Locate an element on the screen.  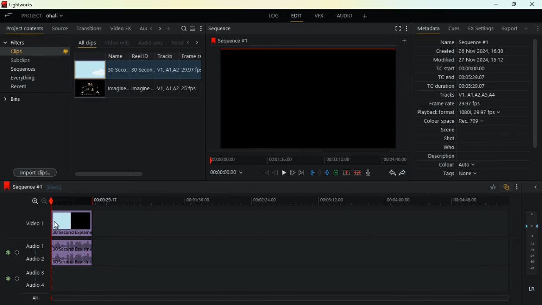
audio only is located at coordinates (151, 43).